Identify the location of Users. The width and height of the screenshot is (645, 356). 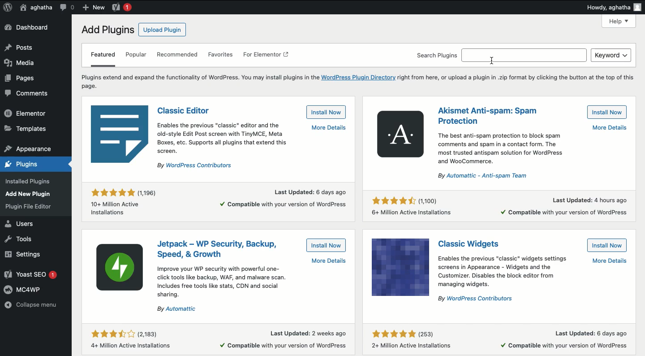
(22, 223).